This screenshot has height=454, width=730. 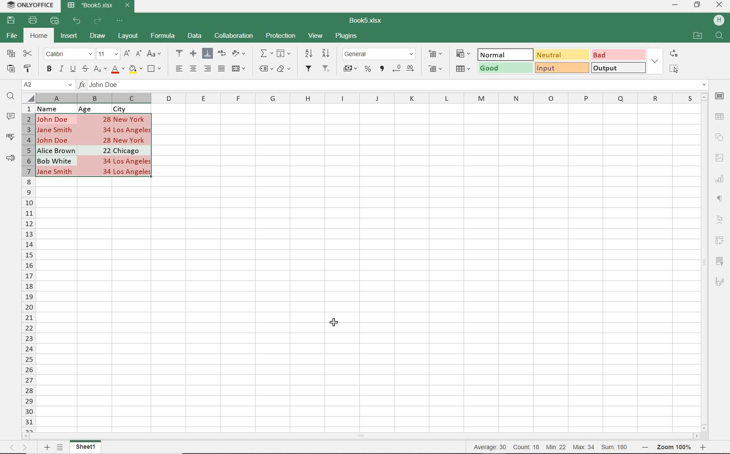 I want to click on REMOVE FILTER, so click(x=327, y=68).